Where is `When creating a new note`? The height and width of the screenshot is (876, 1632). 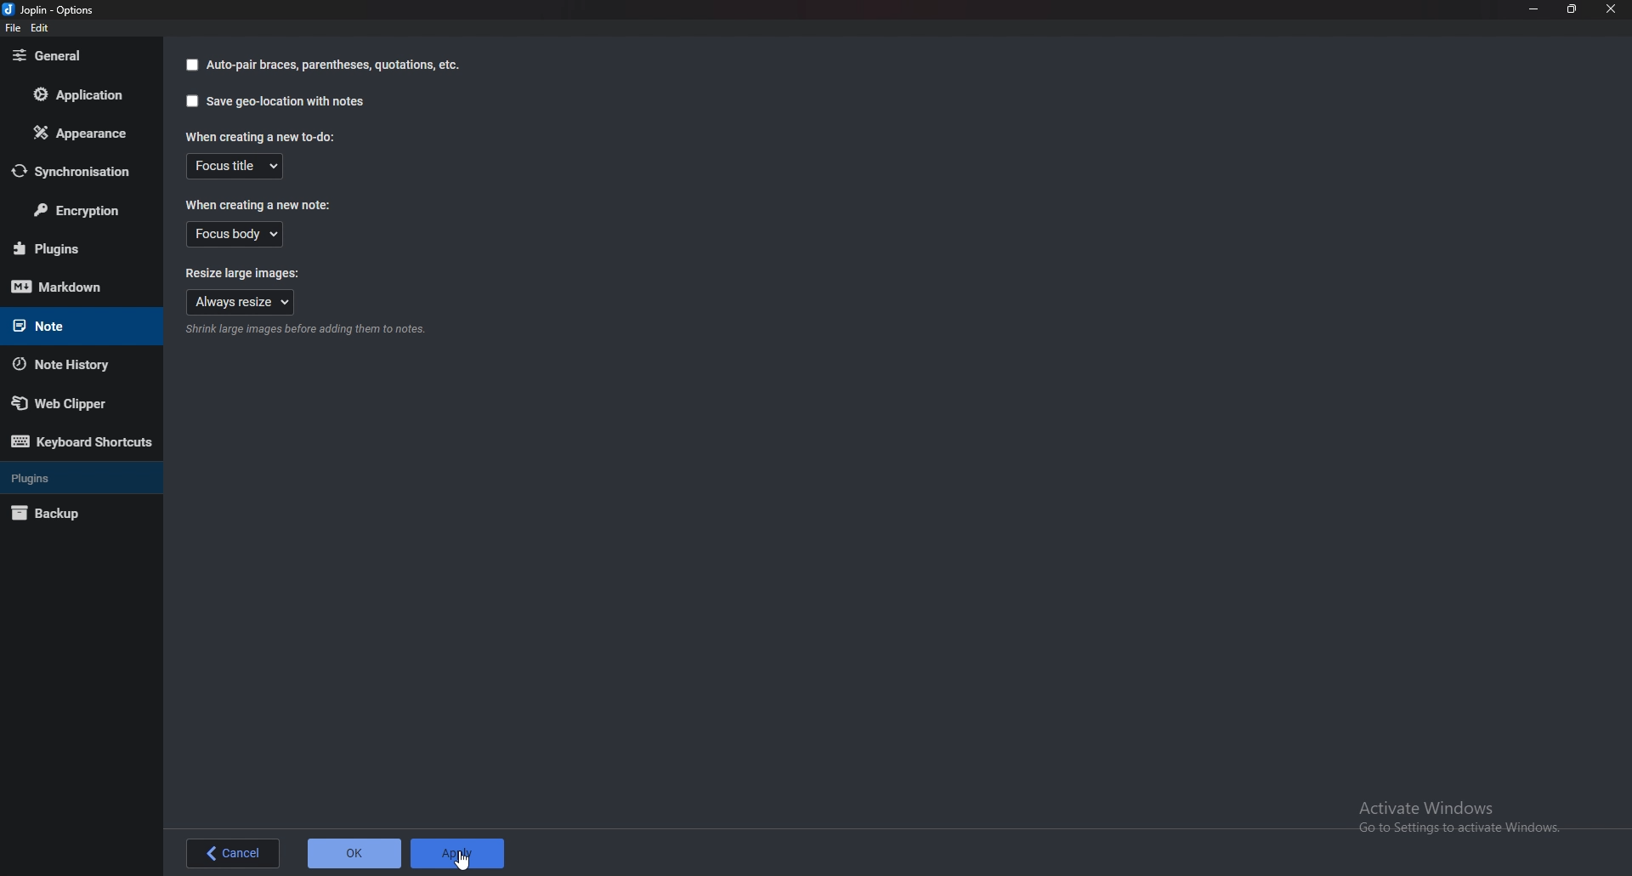 When creating a new note is located at coordinates (259, 203).